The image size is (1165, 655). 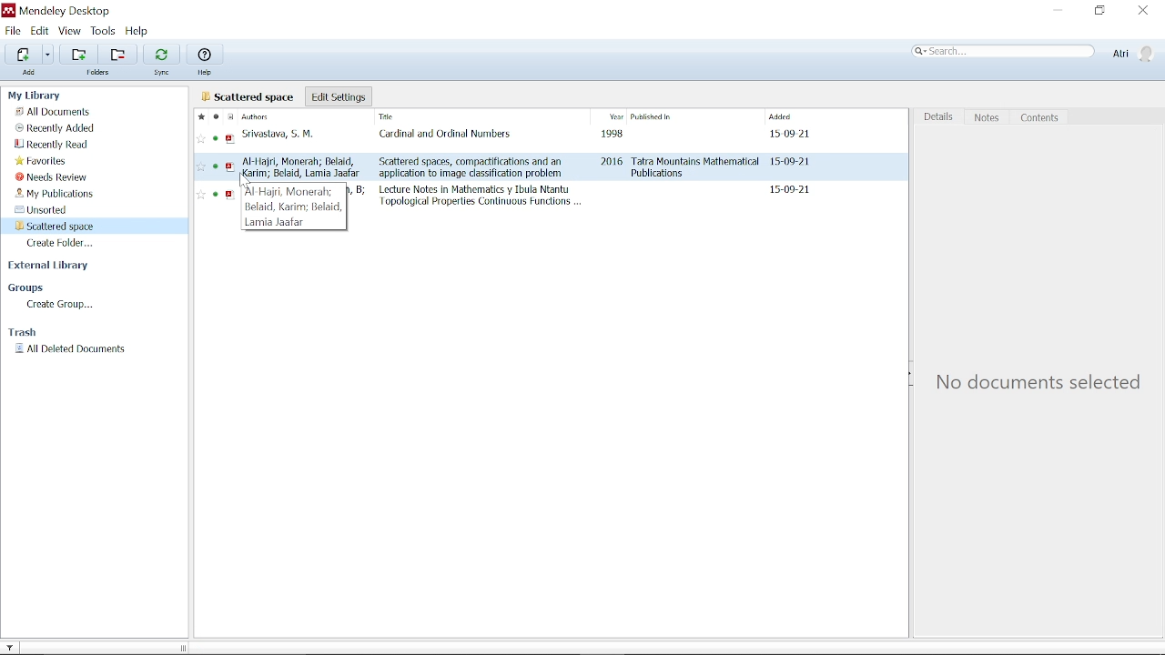 What do you see at coordinates (1003, 52) in the screenshot?
I see `Search` at bounding box center [1003, 52].